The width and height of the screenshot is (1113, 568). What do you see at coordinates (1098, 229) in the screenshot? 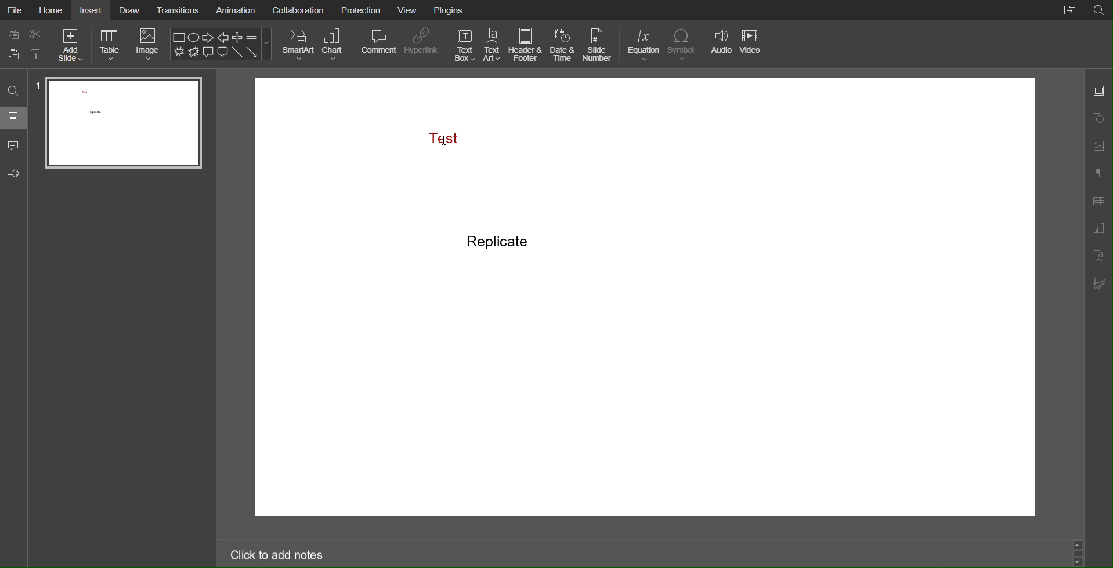
I see `Graph Settings` at bounding box center [1098, 229].